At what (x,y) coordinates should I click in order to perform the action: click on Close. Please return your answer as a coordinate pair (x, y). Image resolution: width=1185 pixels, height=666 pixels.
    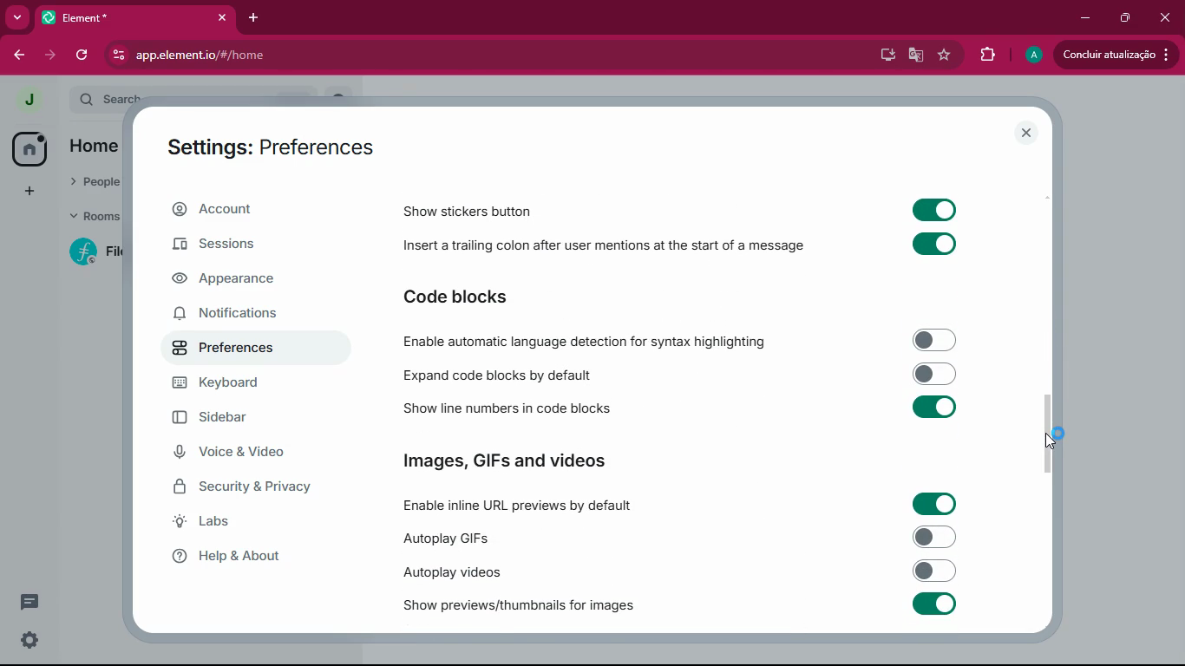
    Looking at the image, I should click on (1026, 133).